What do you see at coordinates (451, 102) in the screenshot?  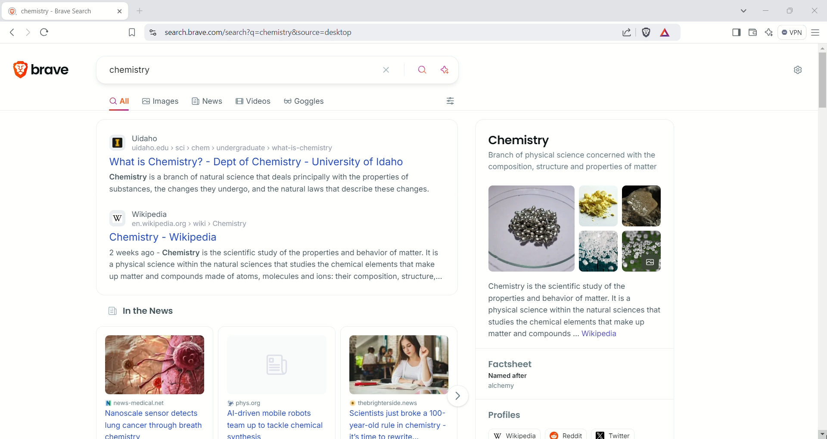 I see `filters` at bounding box center [451, 102].